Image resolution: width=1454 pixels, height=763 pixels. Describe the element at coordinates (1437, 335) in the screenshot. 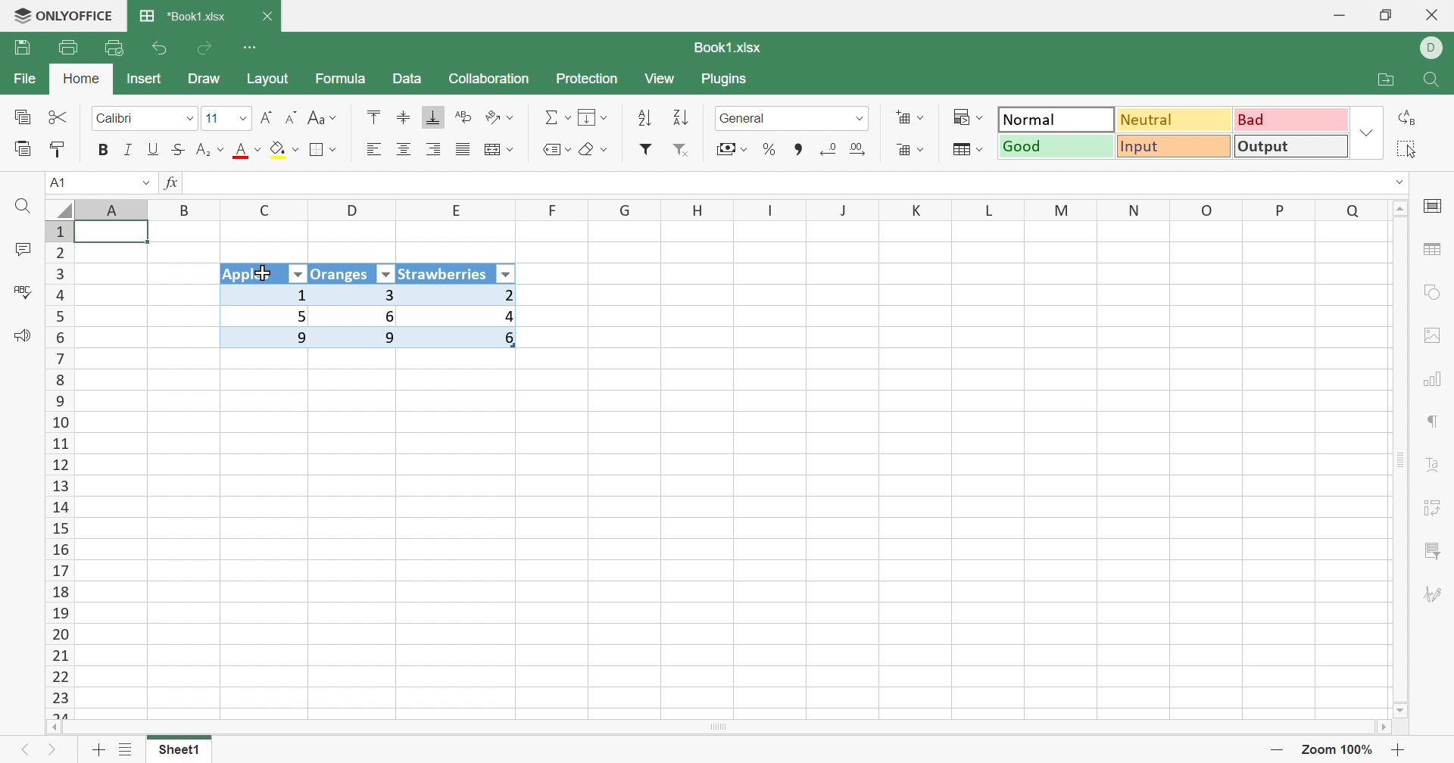

I see `Image settings` at that location.